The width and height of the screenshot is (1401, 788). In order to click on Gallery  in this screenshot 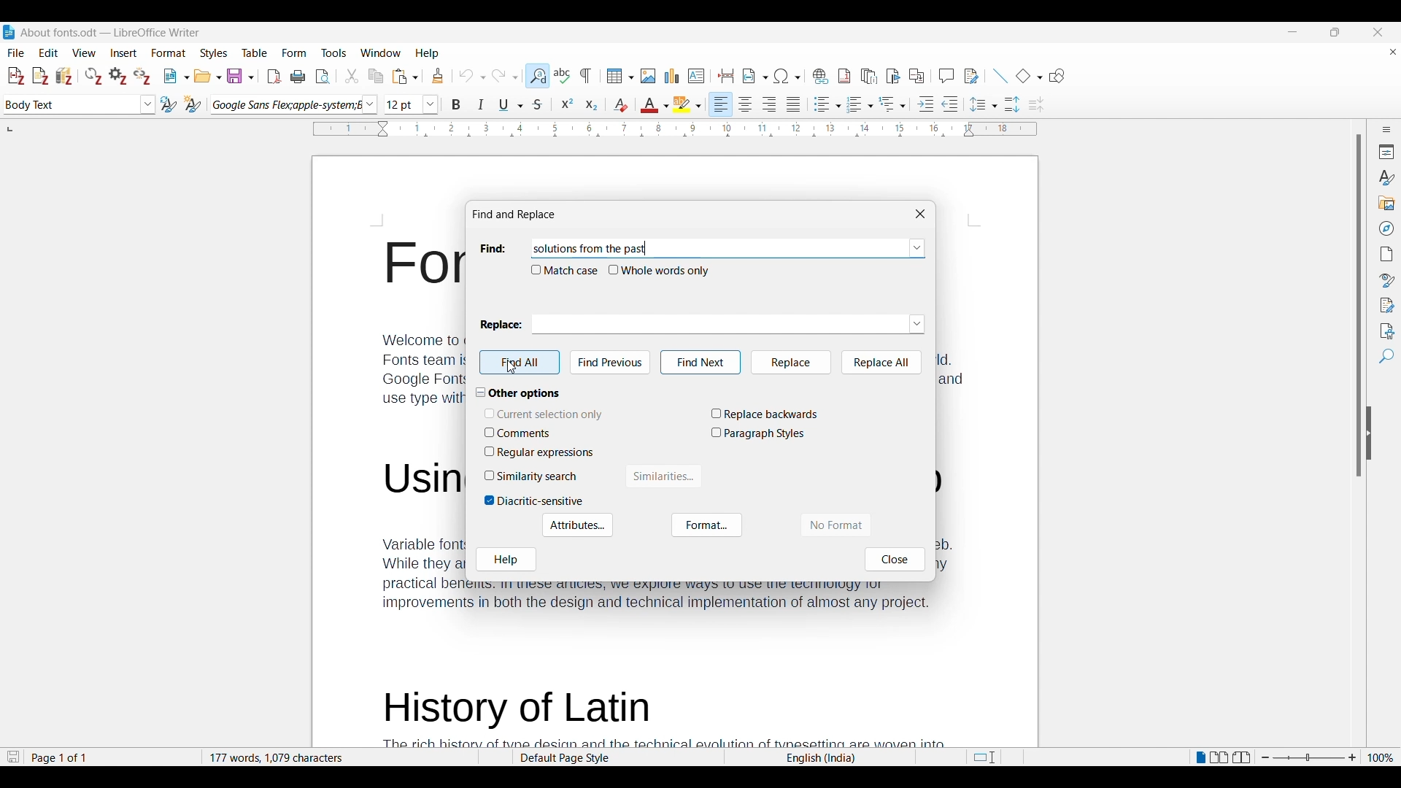, I will do `click(1385, 203)`.